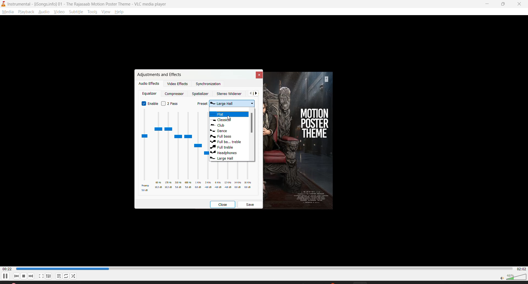 This screenshot has height=284, width=528. What do you see at coordinates (121, 12) in the screenshot?
I see `help` at bounding box center [121, 12].